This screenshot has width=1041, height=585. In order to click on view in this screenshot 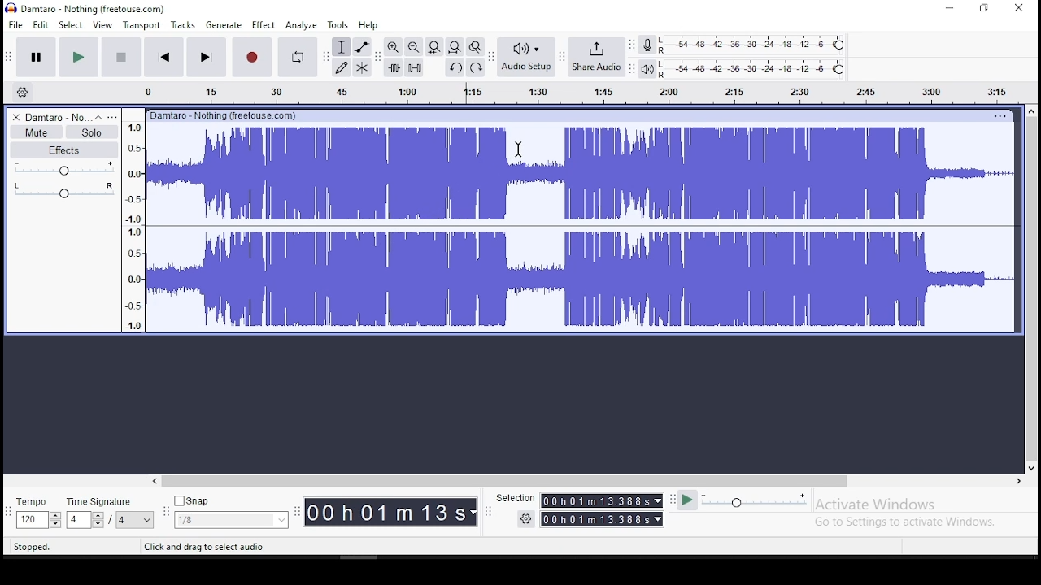, I will do `click(102, 24)`.